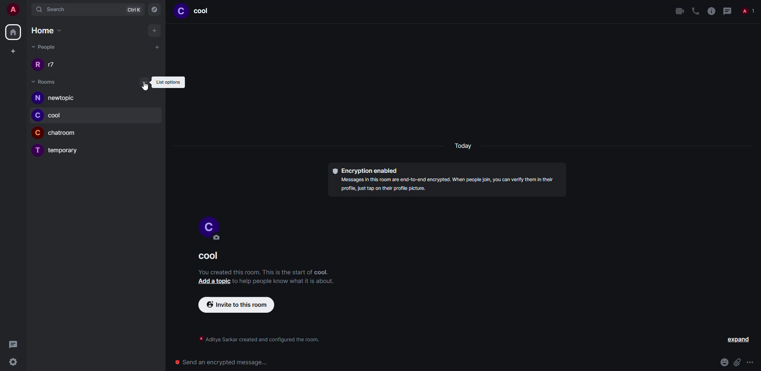 The height and width of the screenshot is (371, 761). What do you see at coordinates (43, 46) in the screenshot?
I see `people` at bounding box center [43, 46].